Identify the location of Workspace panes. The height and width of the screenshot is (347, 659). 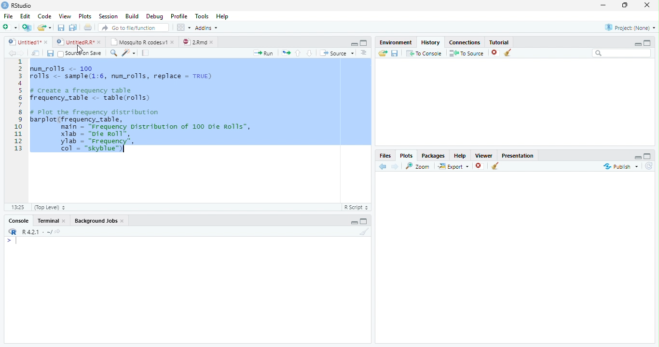
(183, 27).